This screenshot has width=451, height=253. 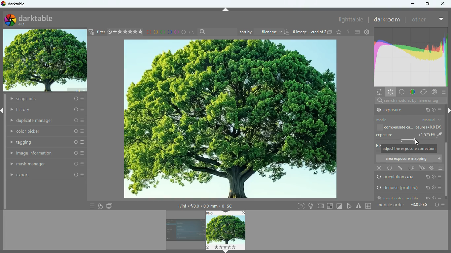 What do you see at coordinates (101, 206) in the screenshot?
I see `overlap` at bounding box center [101, 206].